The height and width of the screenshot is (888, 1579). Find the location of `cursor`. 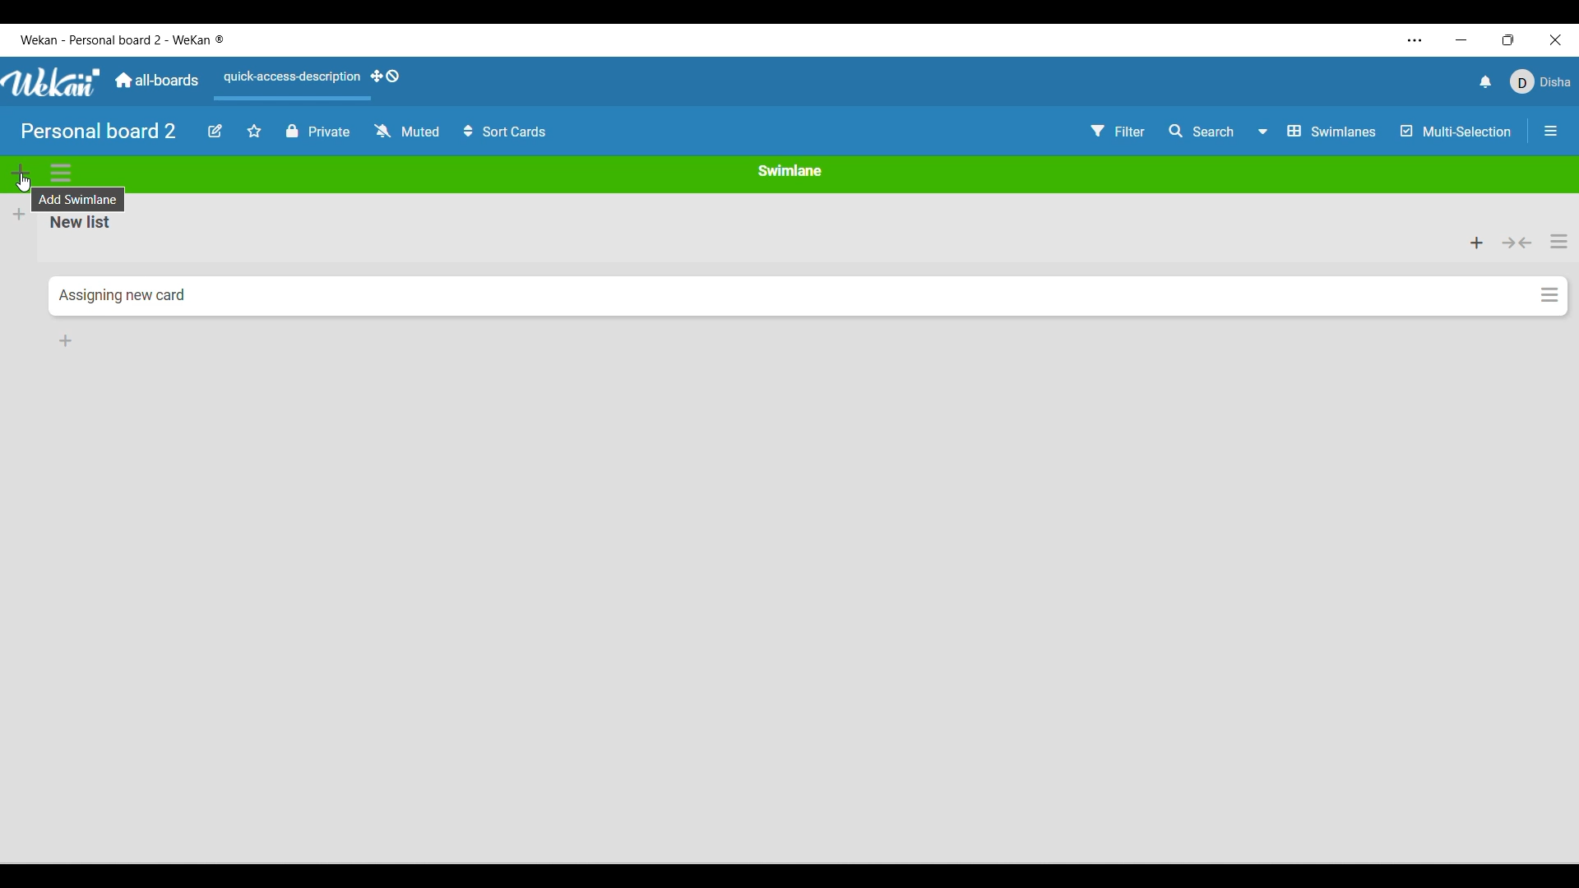

cursor is located at coordinates (26, 184).